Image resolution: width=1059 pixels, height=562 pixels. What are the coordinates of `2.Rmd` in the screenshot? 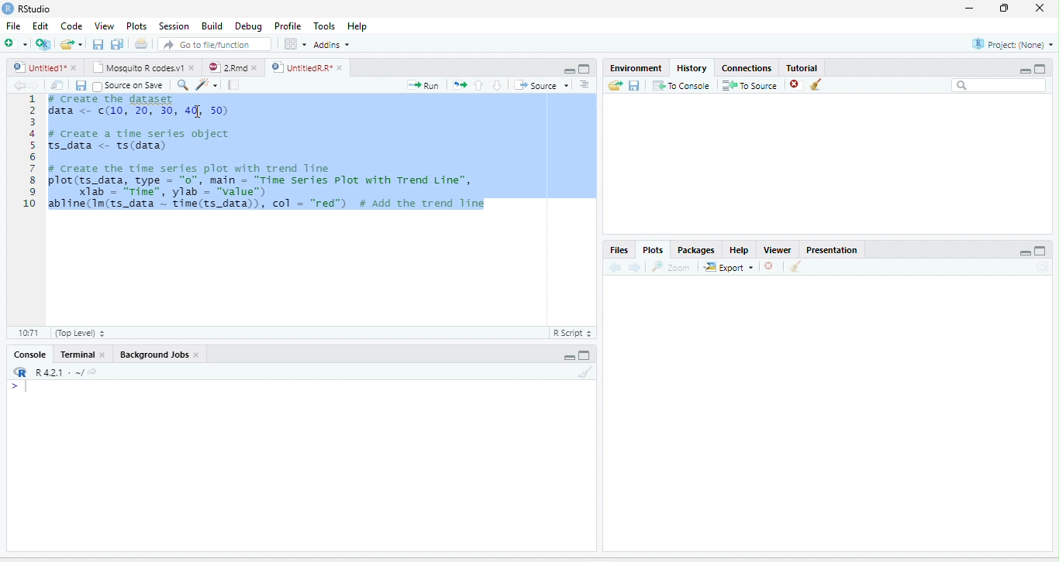 It's located at (226, 67).